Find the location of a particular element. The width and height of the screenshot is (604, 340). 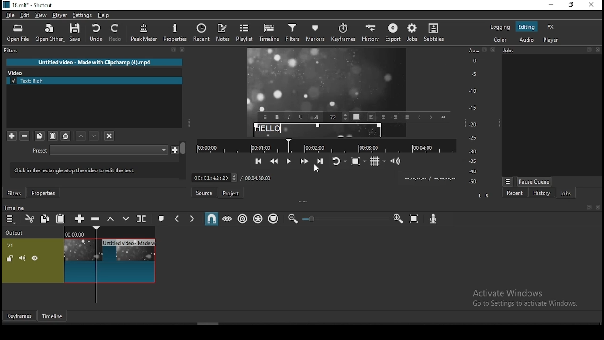

Save custom preset is located at coordinates (175, 149).